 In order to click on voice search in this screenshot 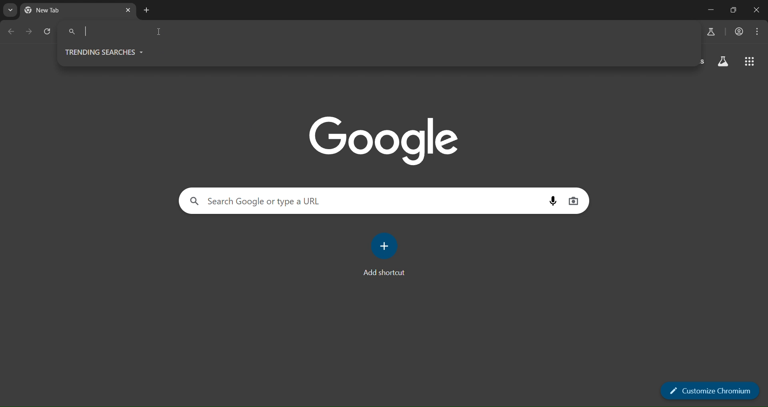, I will do `click(574, 202)`.